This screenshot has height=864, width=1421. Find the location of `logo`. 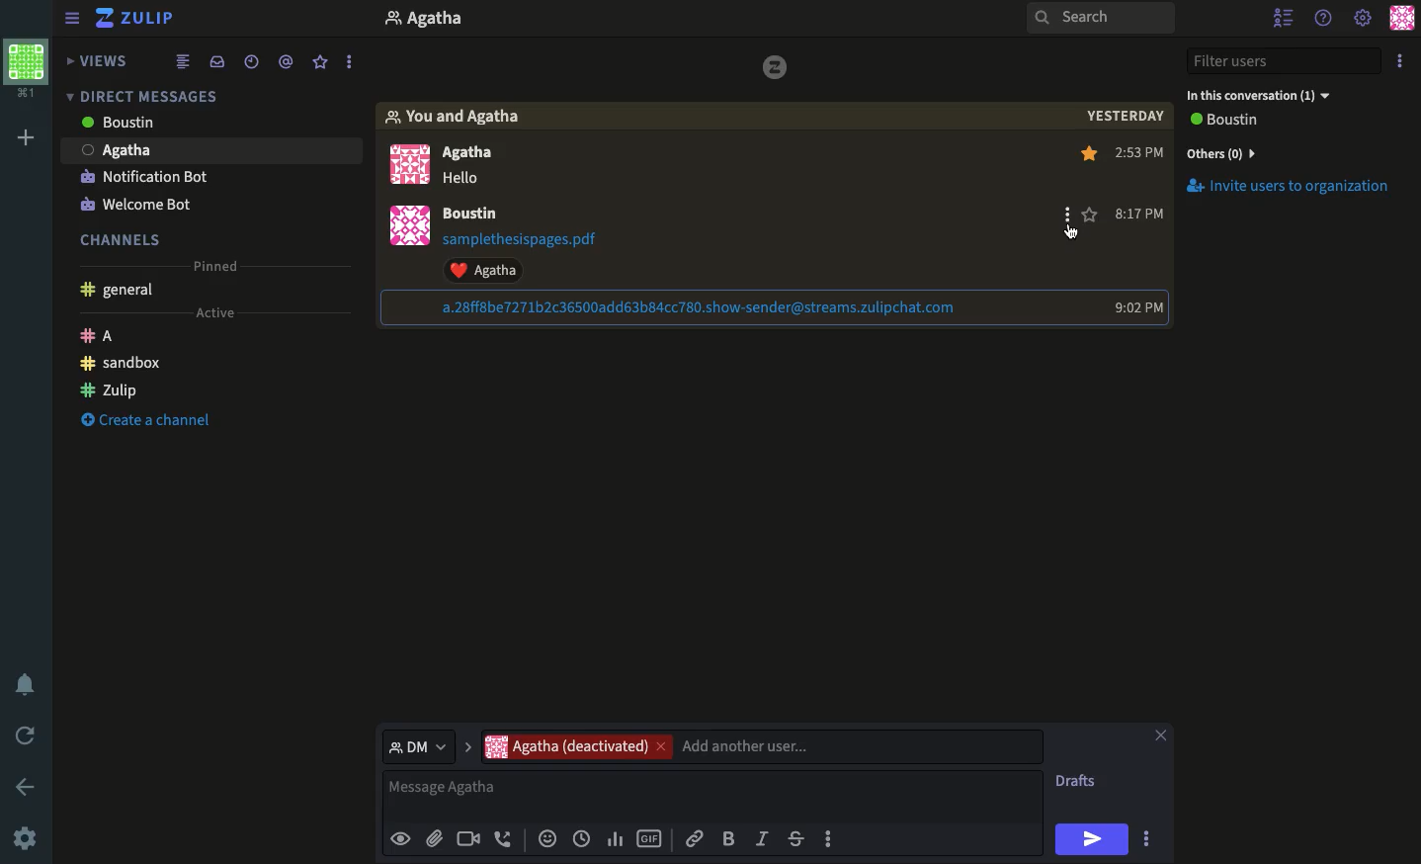

logo is located at coordinates (771, 72).